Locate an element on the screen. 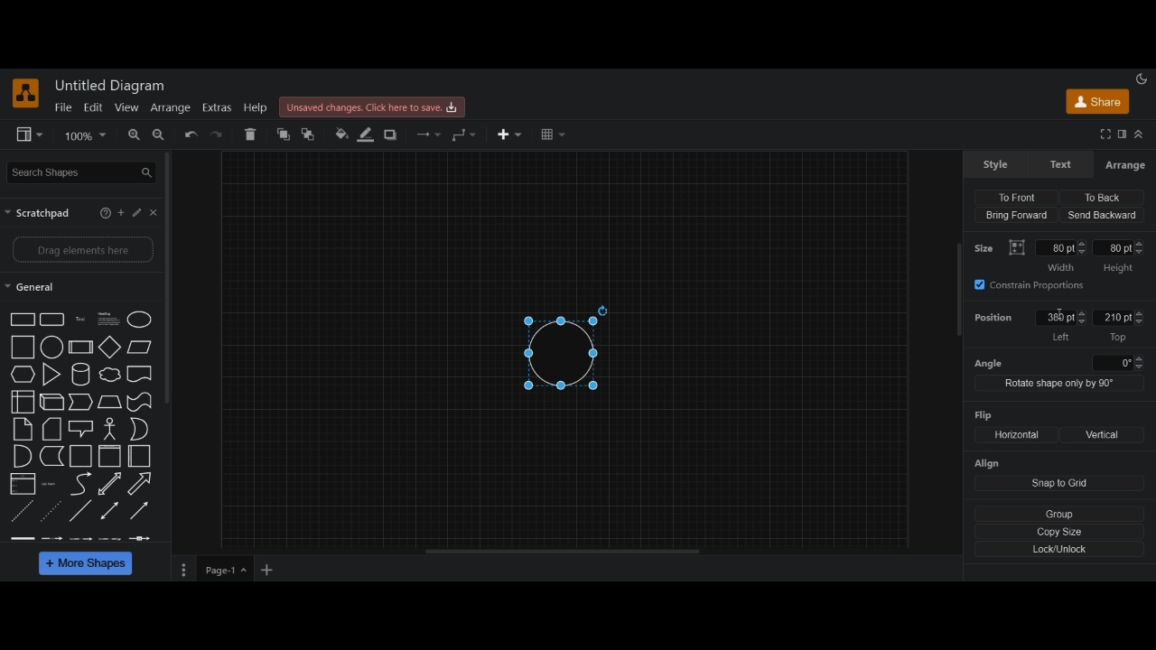 The image size is (1156, 650). waypoints is located at coordinates (464, 135).